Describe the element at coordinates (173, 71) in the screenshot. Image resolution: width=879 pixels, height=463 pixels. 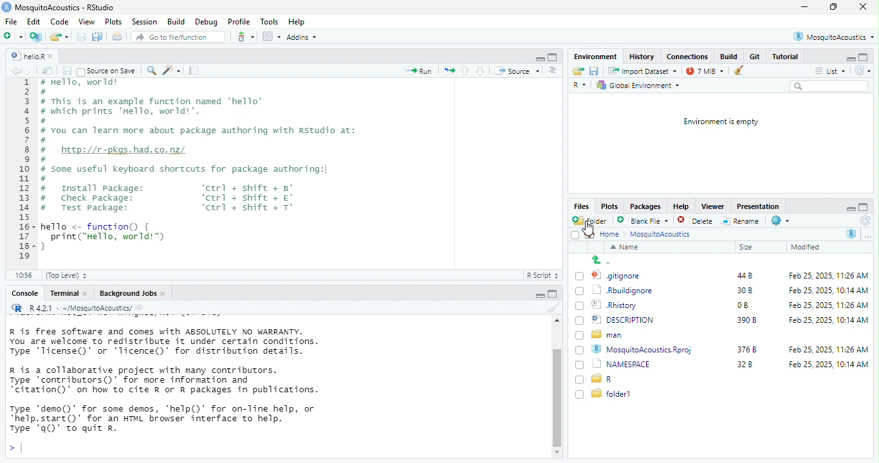
I see `code tools` at that location.